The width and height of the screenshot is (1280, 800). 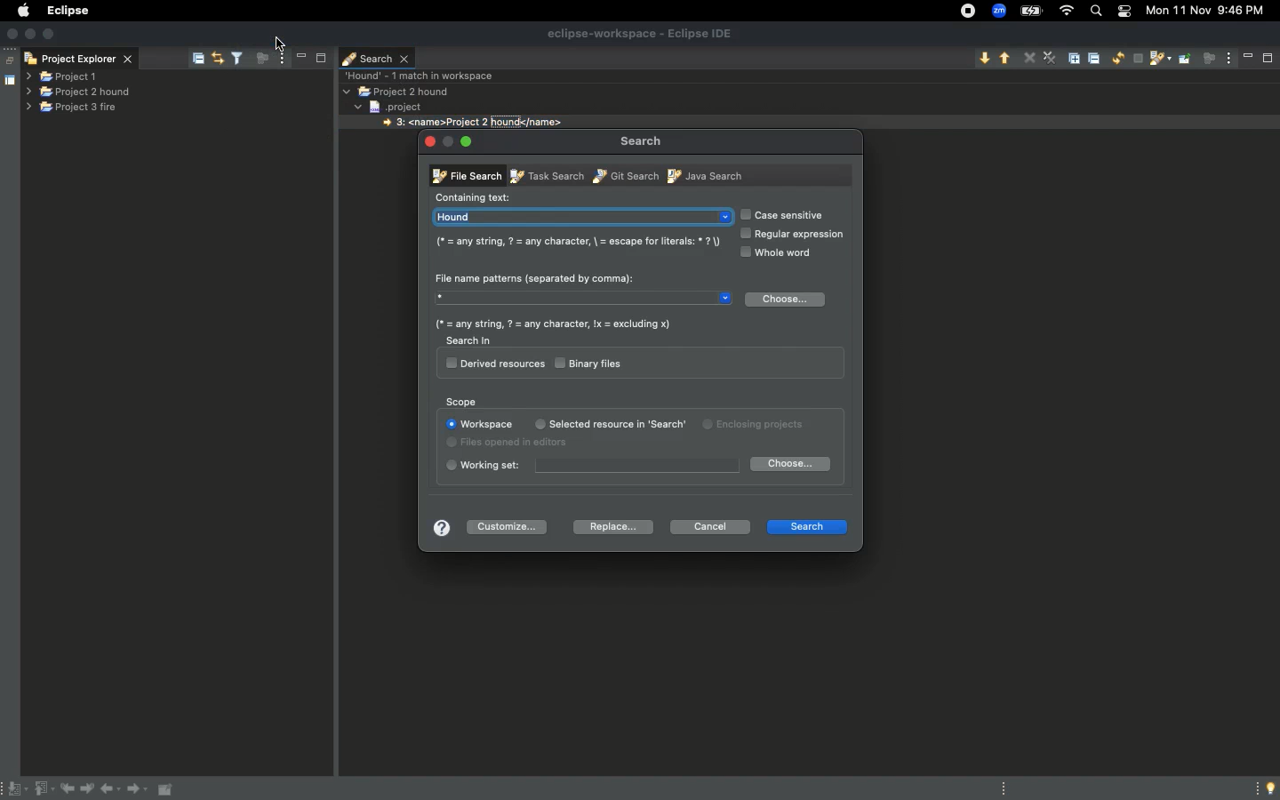 What do you see at coordinates (543, 175) in the screenshot?
I see `Task search` at bounding box center [543, 175].